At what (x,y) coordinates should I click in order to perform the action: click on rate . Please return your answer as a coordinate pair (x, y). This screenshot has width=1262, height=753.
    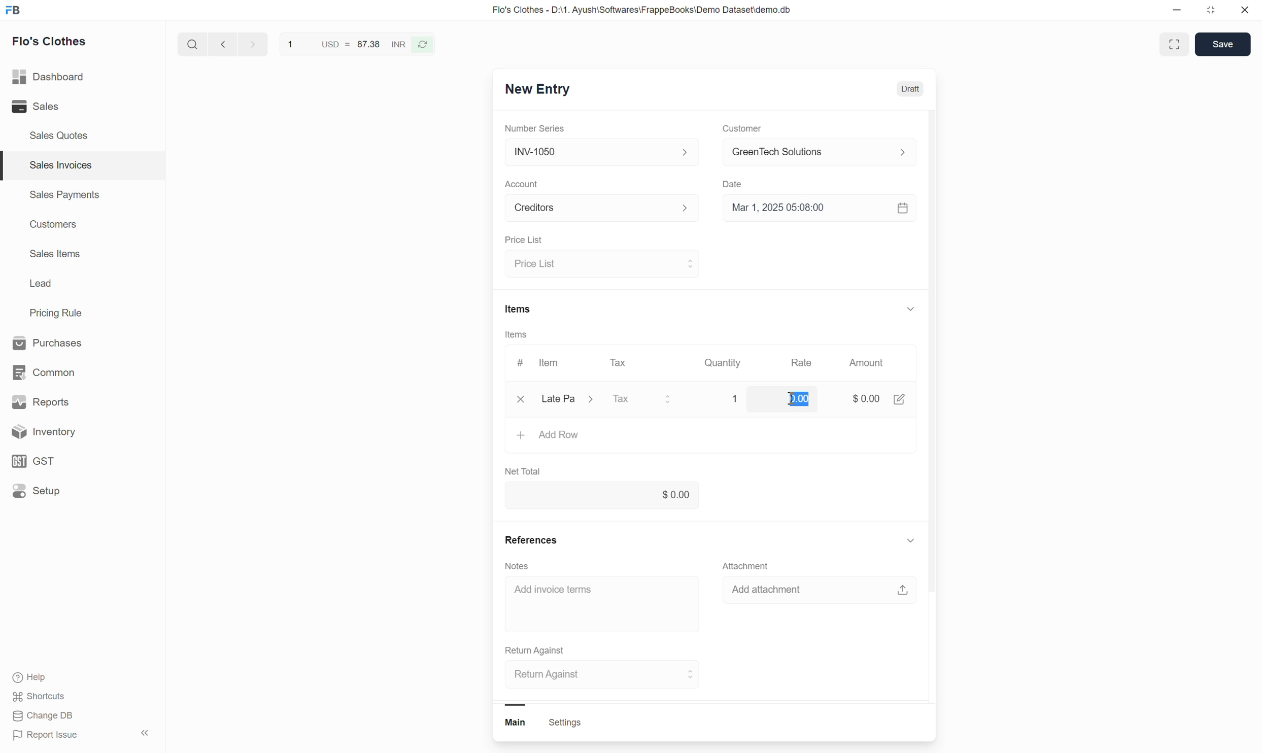
    Looking at the image, I should click on (792, 398).